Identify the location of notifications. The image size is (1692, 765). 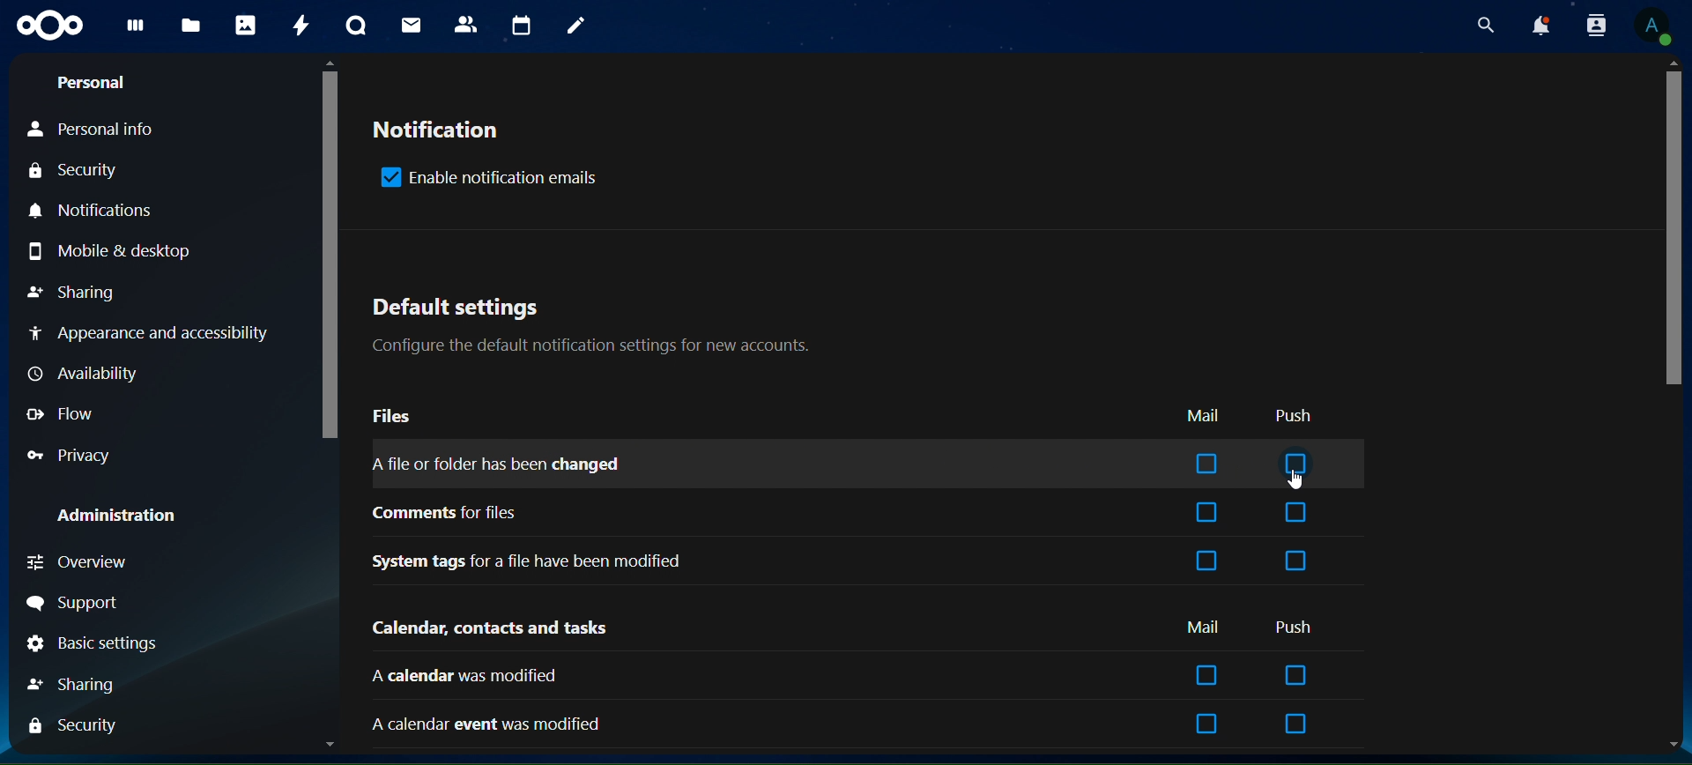
(90, 212).